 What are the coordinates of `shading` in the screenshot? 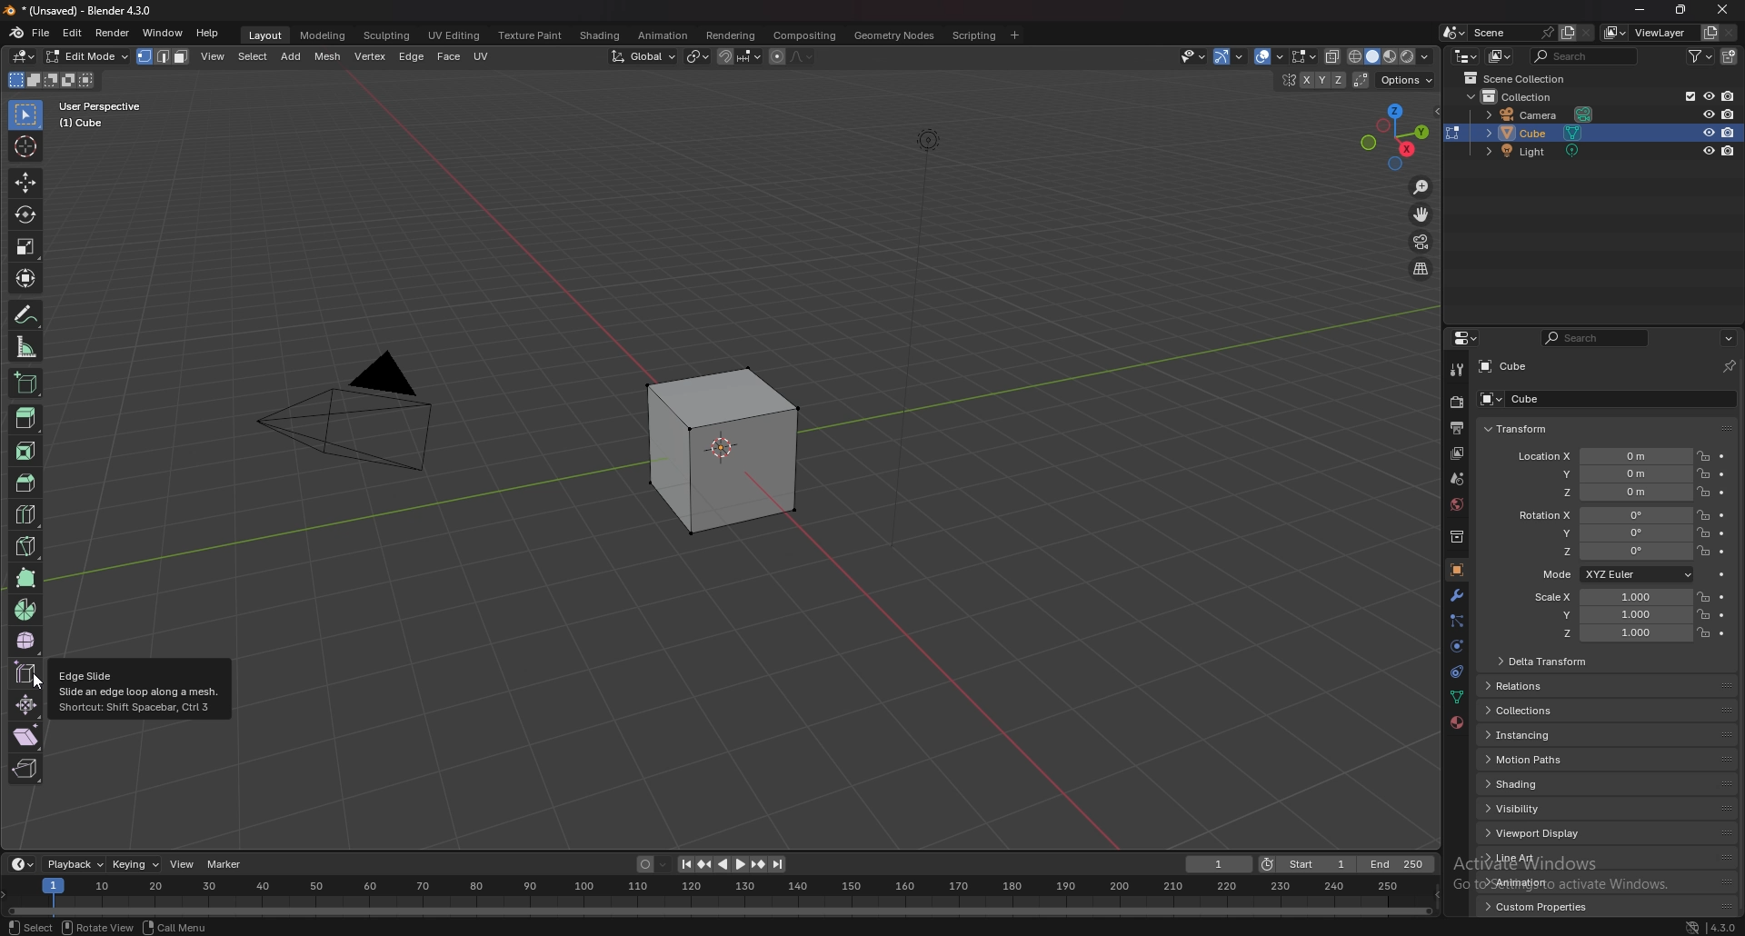 It's located at (1527, 784).